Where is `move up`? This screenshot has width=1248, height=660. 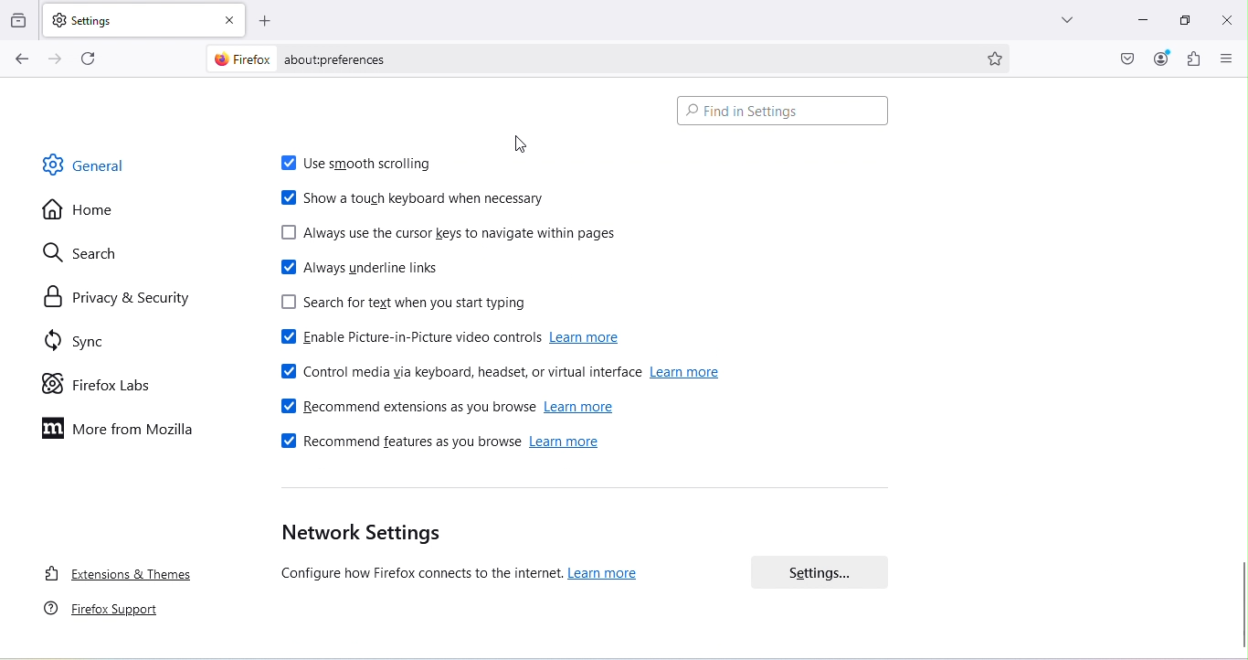
move up is located at coordinates (1240, 82).